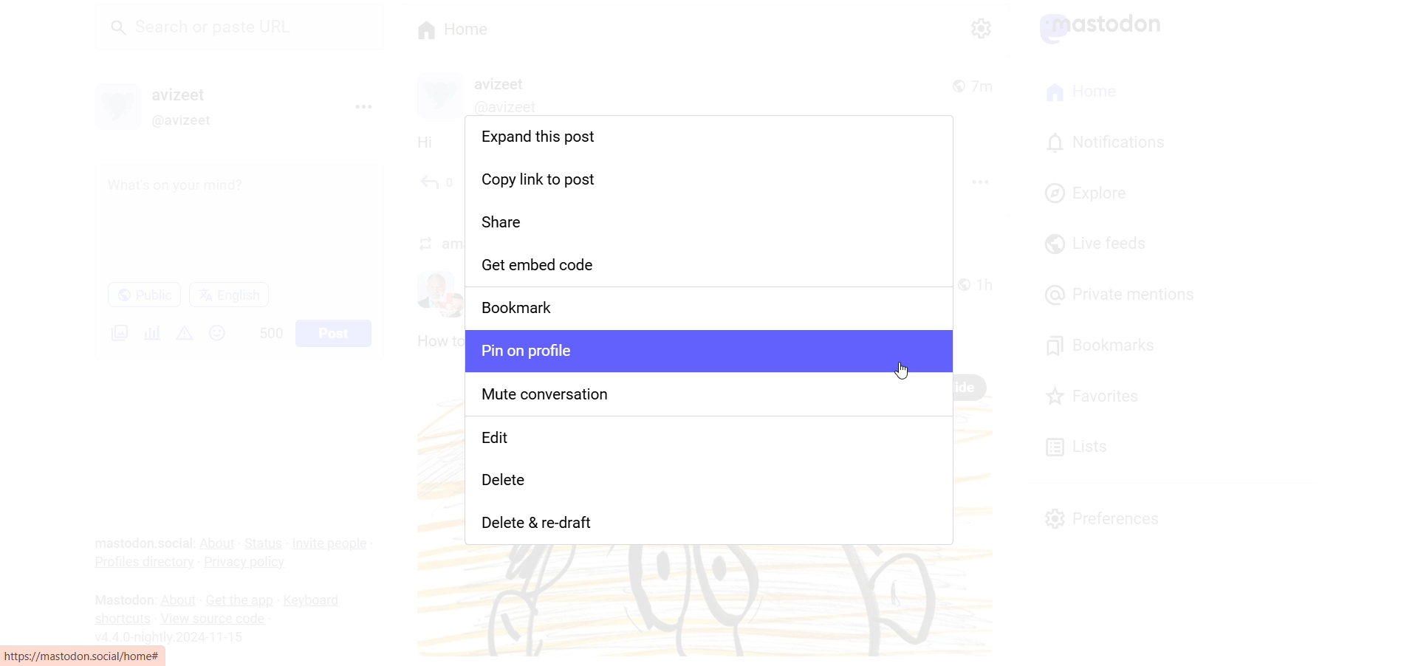 The image size is (1418, 666). What do you see at coordinates (174, 635) in the screenshot?
I see `Version` at bounding box center [174, 635].